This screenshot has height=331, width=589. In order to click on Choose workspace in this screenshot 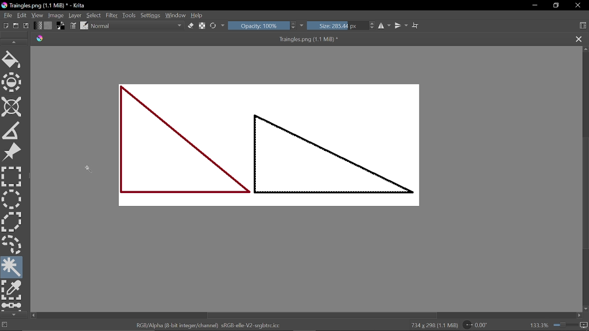, I will do `click(584, 25)`.